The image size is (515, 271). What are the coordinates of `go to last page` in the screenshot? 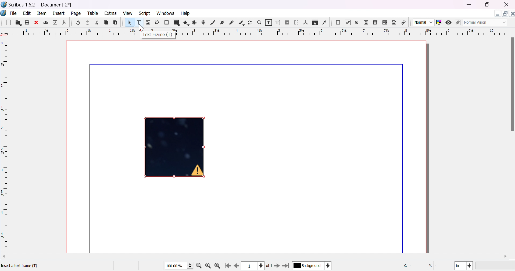 It's located at (286, 266).